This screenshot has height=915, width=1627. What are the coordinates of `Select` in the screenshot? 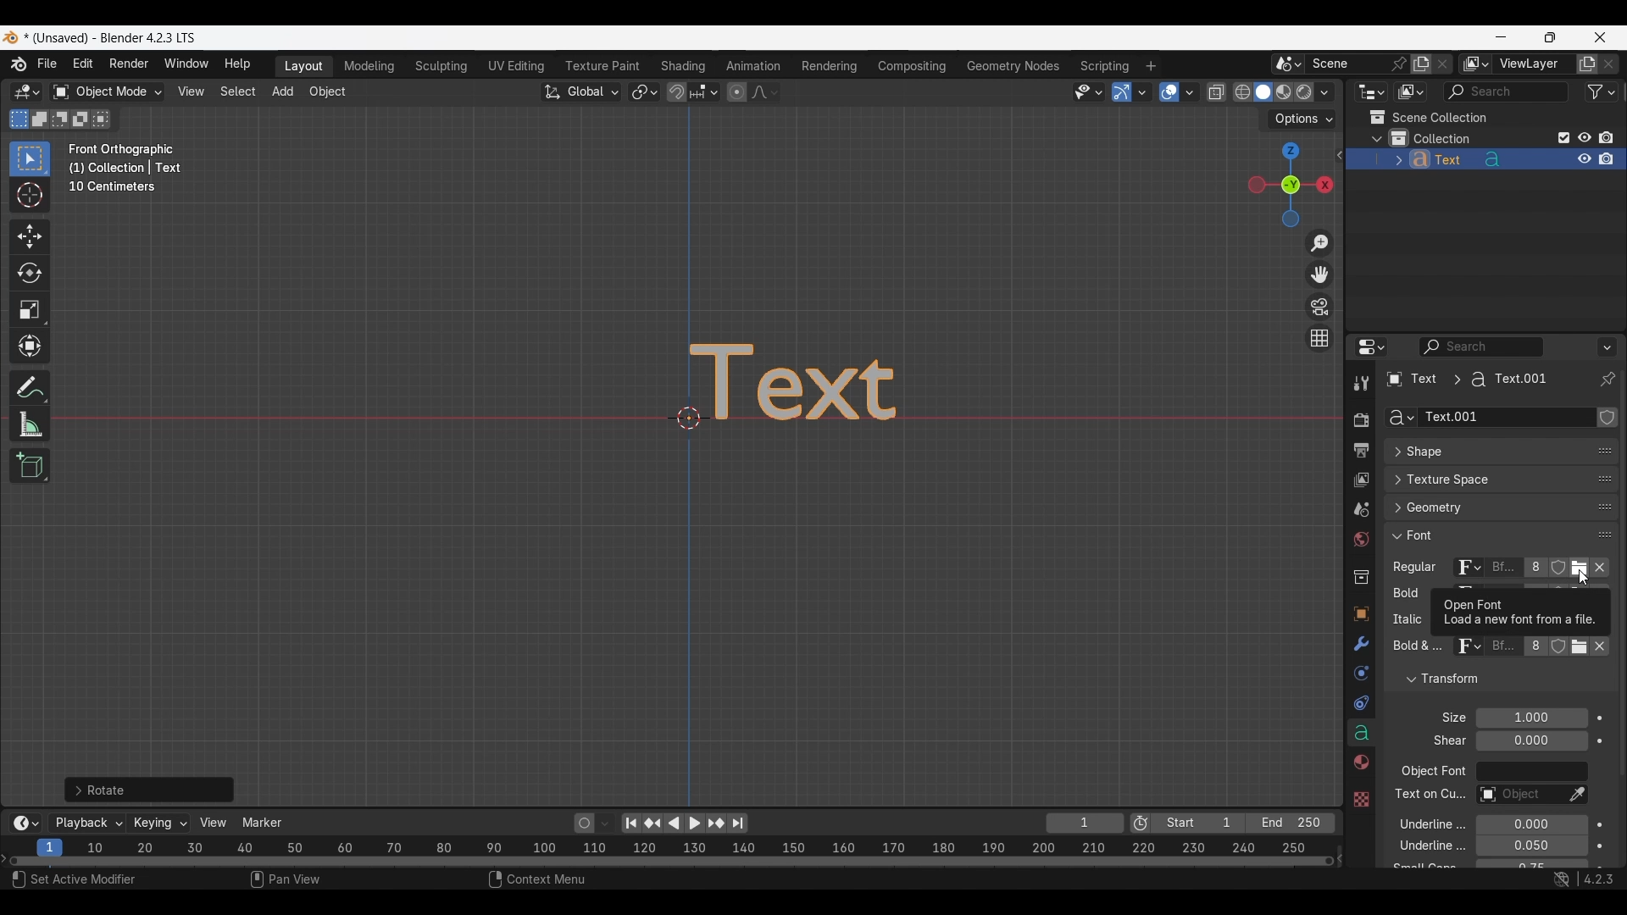 It's located at (84, 881).